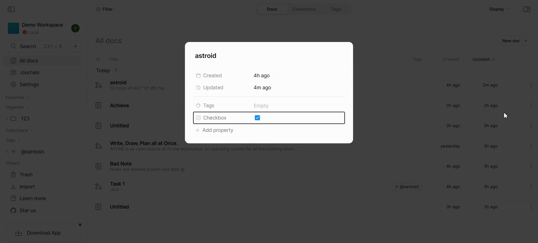 The height and width of the screenshot is (243, 538). I want to click on 3hago, so click(489, 147).